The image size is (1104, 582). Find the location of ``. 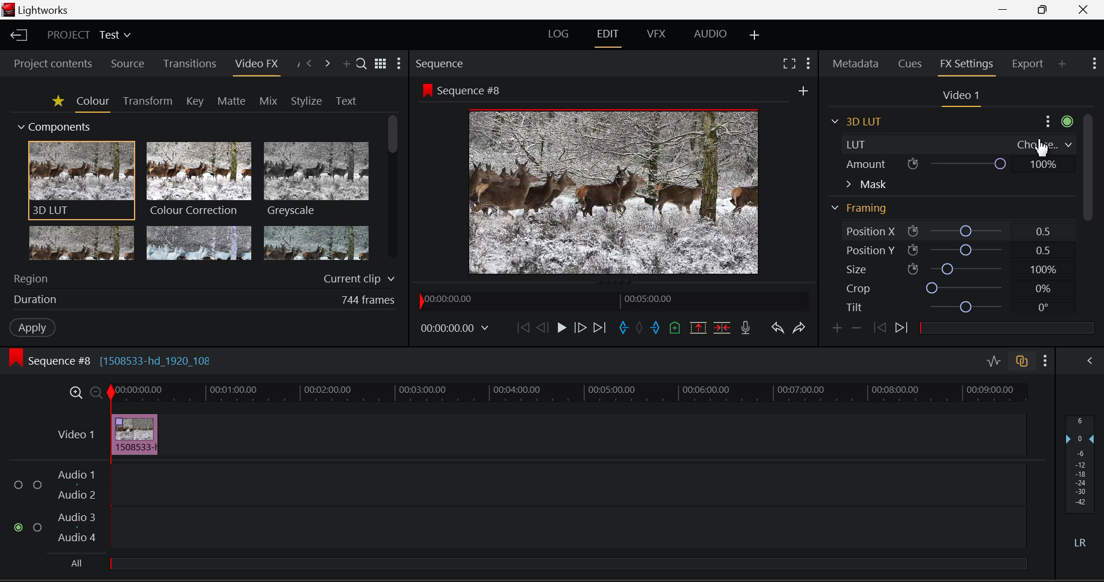

 is located at coordinates (803, 90).